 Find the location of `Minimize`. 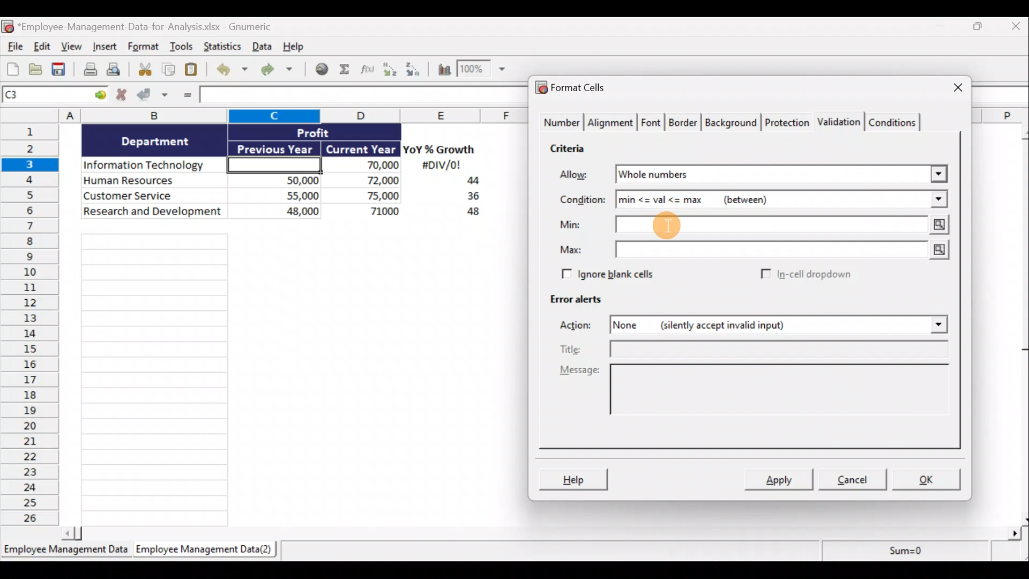

Minimize is located at coordinates (944, 28).